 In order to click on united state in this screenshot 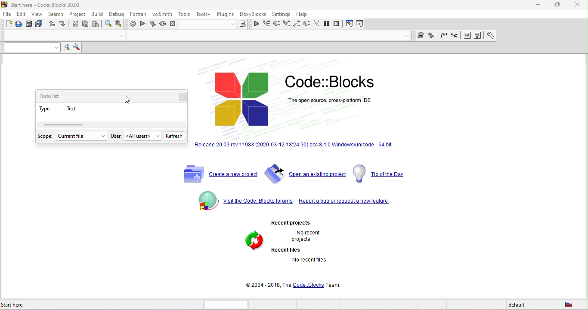, I will do `click(571, 304)`.